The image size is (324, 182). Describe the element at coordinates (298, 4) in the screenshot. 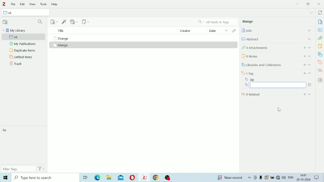

I see `Minimize` at that location.